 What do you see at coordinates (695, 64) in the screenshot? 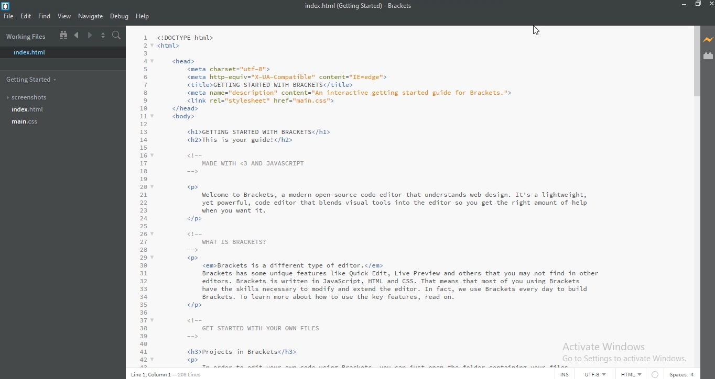
I see `scroll bar` at bounding box center [695, 64].